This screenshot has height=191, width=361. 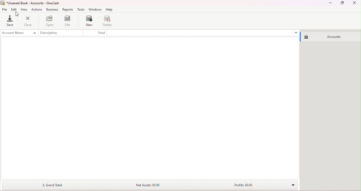 I want to click on Business, so click(x=51, y=10).